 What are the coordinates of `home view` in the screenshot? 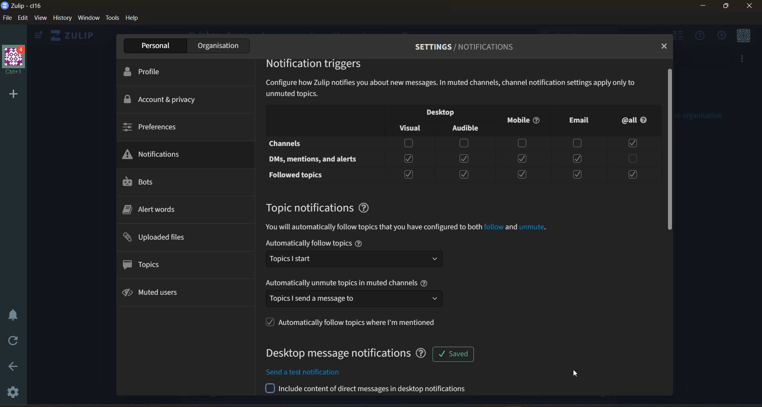 It's located at (74, 35).